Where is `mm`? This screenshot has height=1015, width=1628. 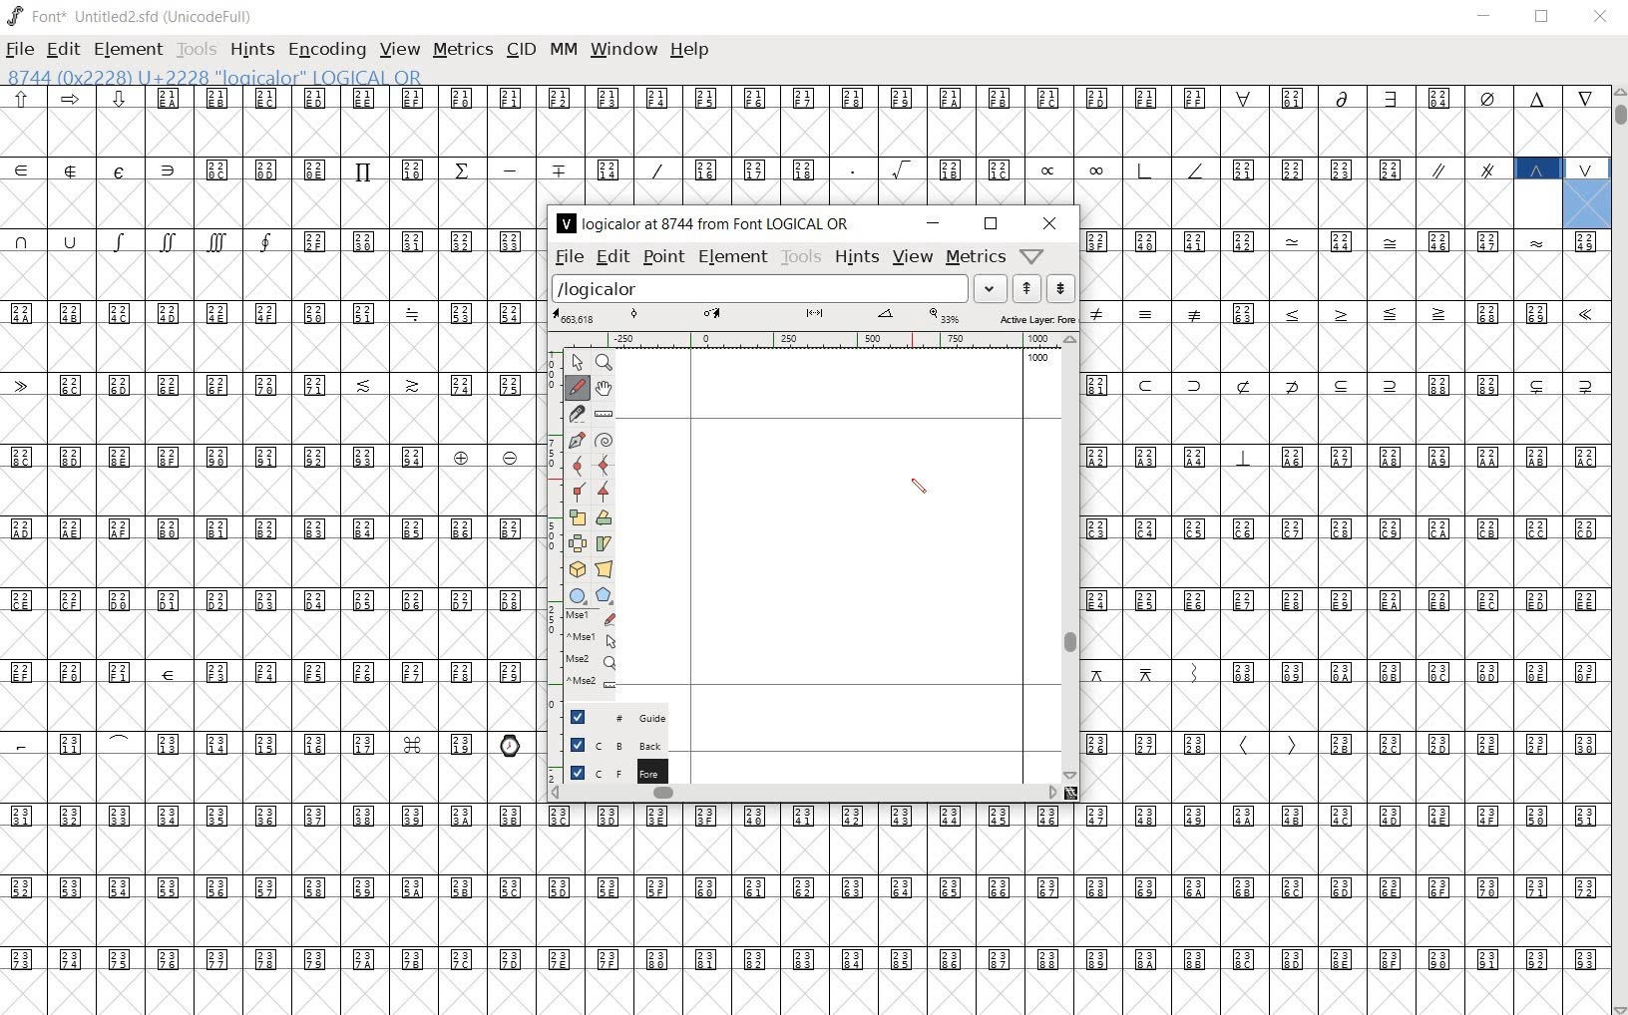
mm is located at coordinates (561, 49).